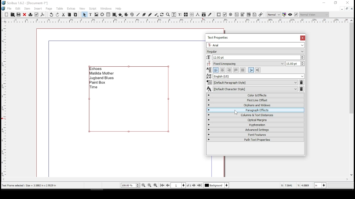 This screenshot has width=355, height=199. Describe the element at coordinates (302, 38) in the screenshot. I see `close window` at that location.